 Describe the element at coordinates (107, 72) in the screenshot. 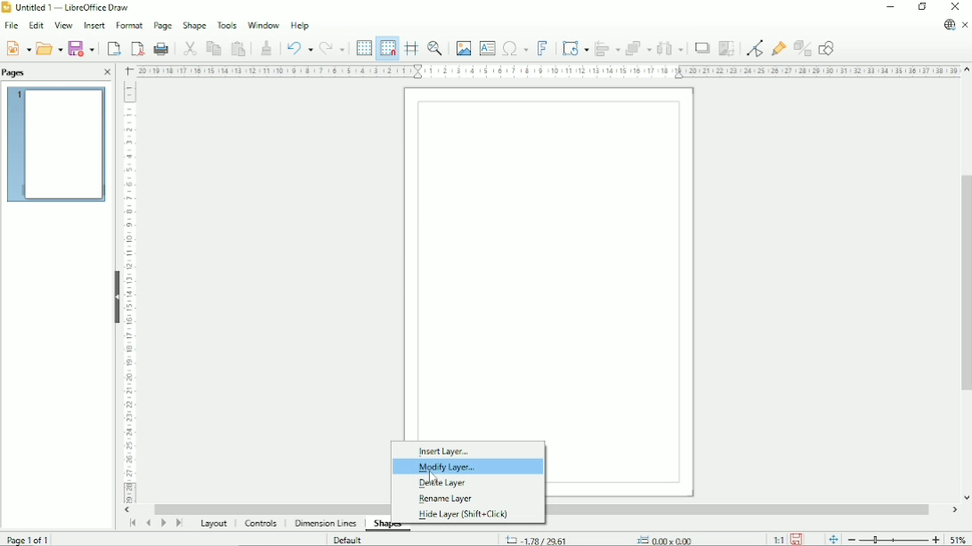

I see `Close` at that location.